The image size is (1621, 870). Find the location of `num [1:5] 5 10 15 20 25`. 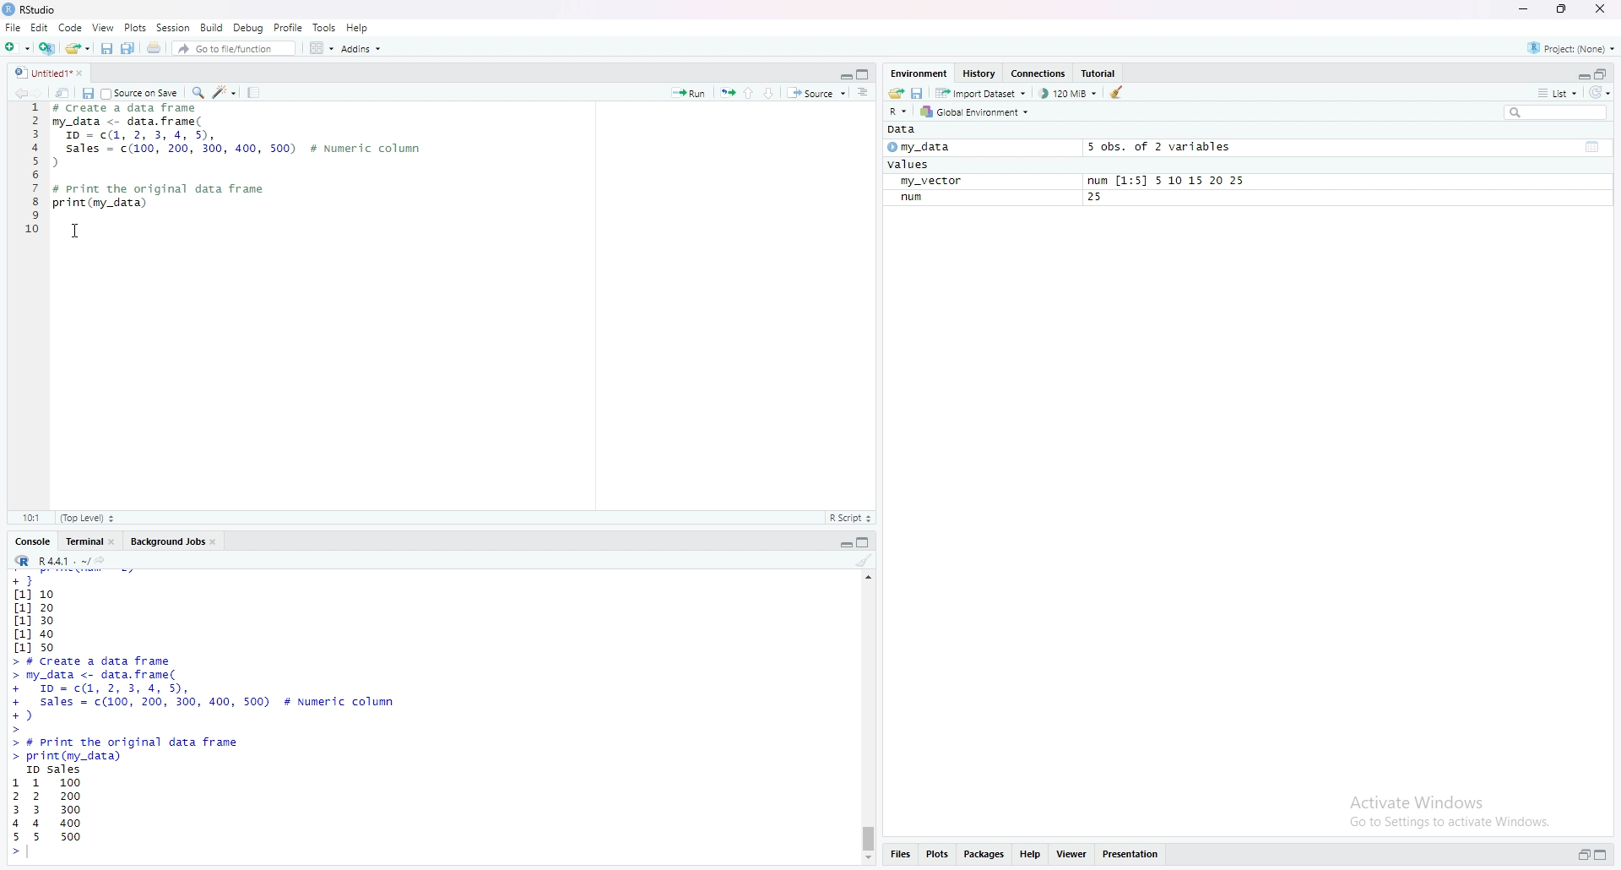

num [1:5] 5 10 15 20 25 is located at coordinates (1163, 180).